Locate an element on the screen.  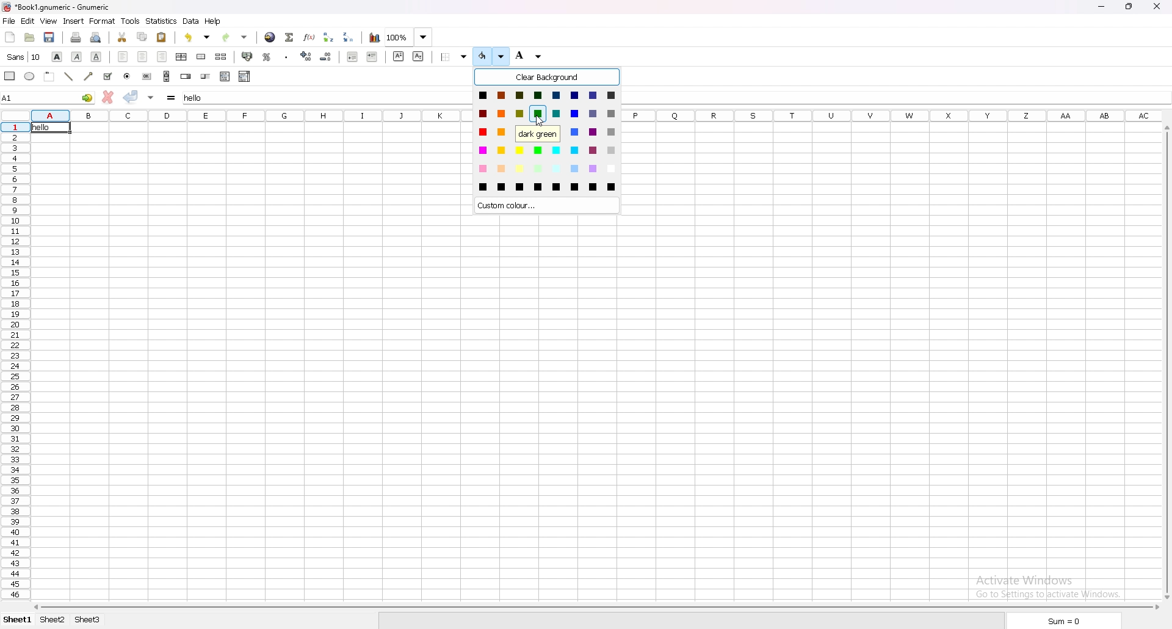
print preview is located at coordinates (96, 38).